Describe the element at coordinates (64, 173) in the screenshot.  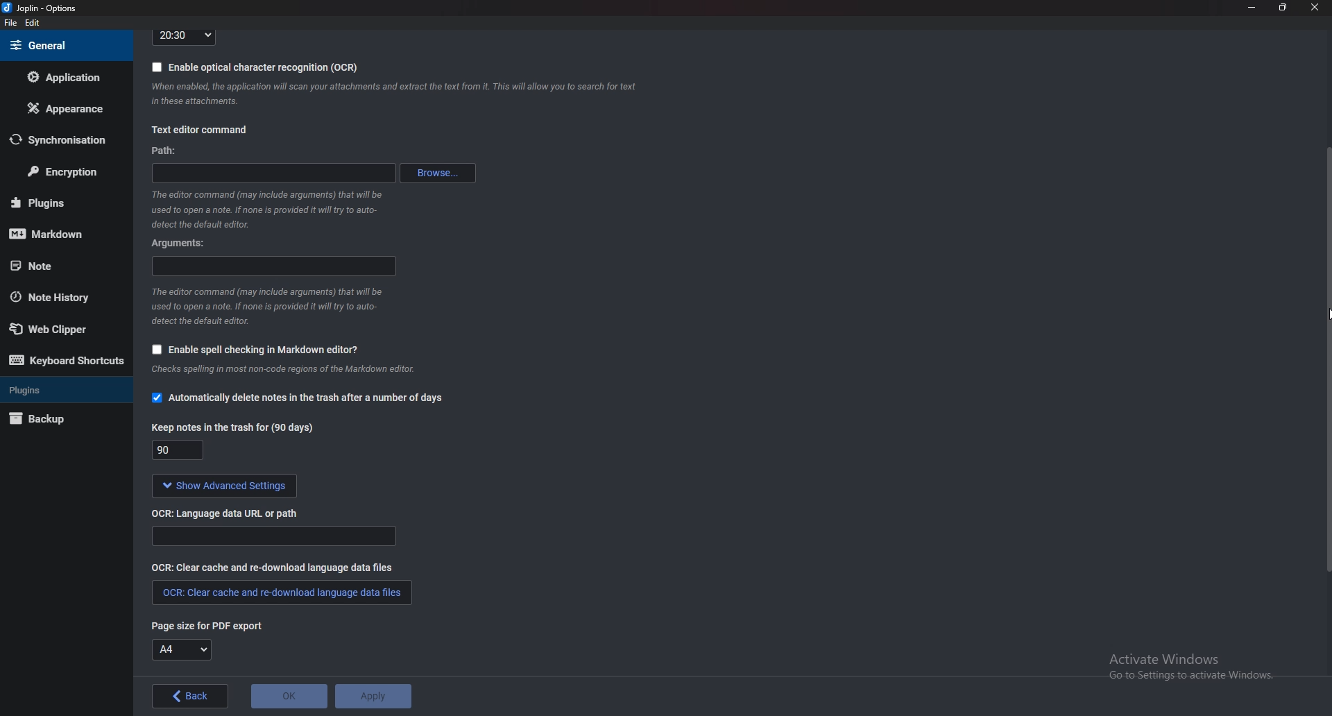
I see `Encryption` at that location.